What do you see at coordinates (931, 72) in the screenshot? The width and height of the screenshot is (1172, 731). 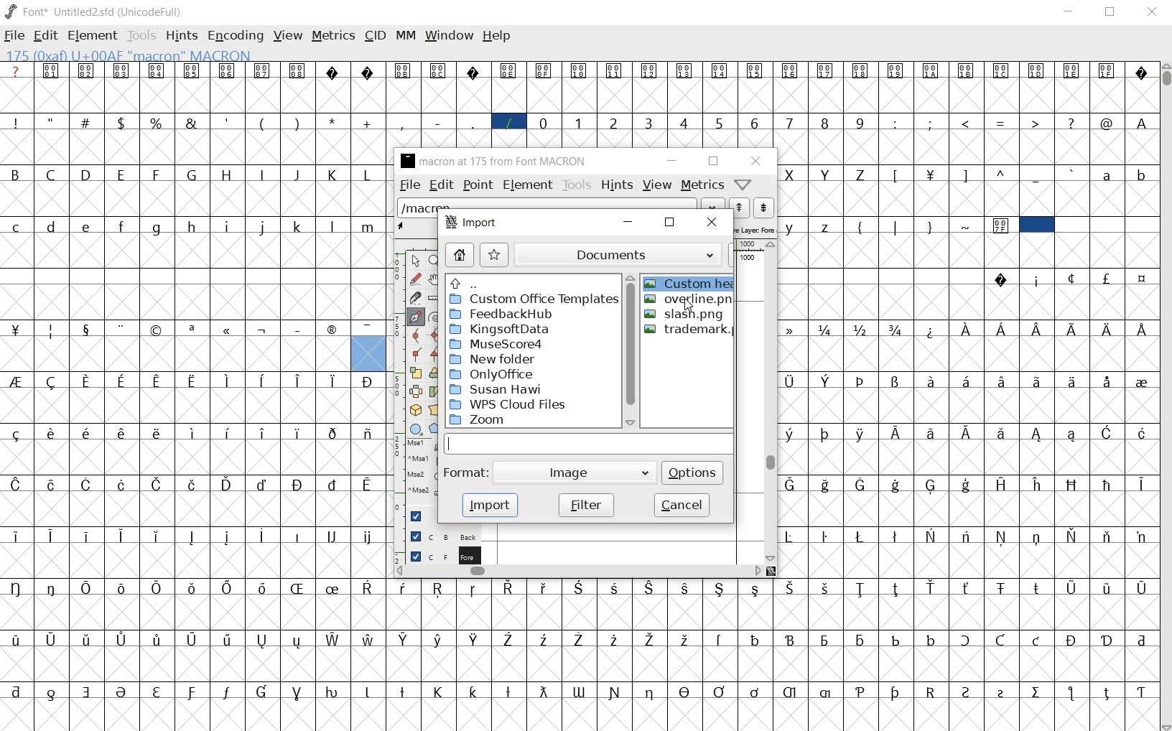 I see `Symbol` at bounding box center [931, 72].